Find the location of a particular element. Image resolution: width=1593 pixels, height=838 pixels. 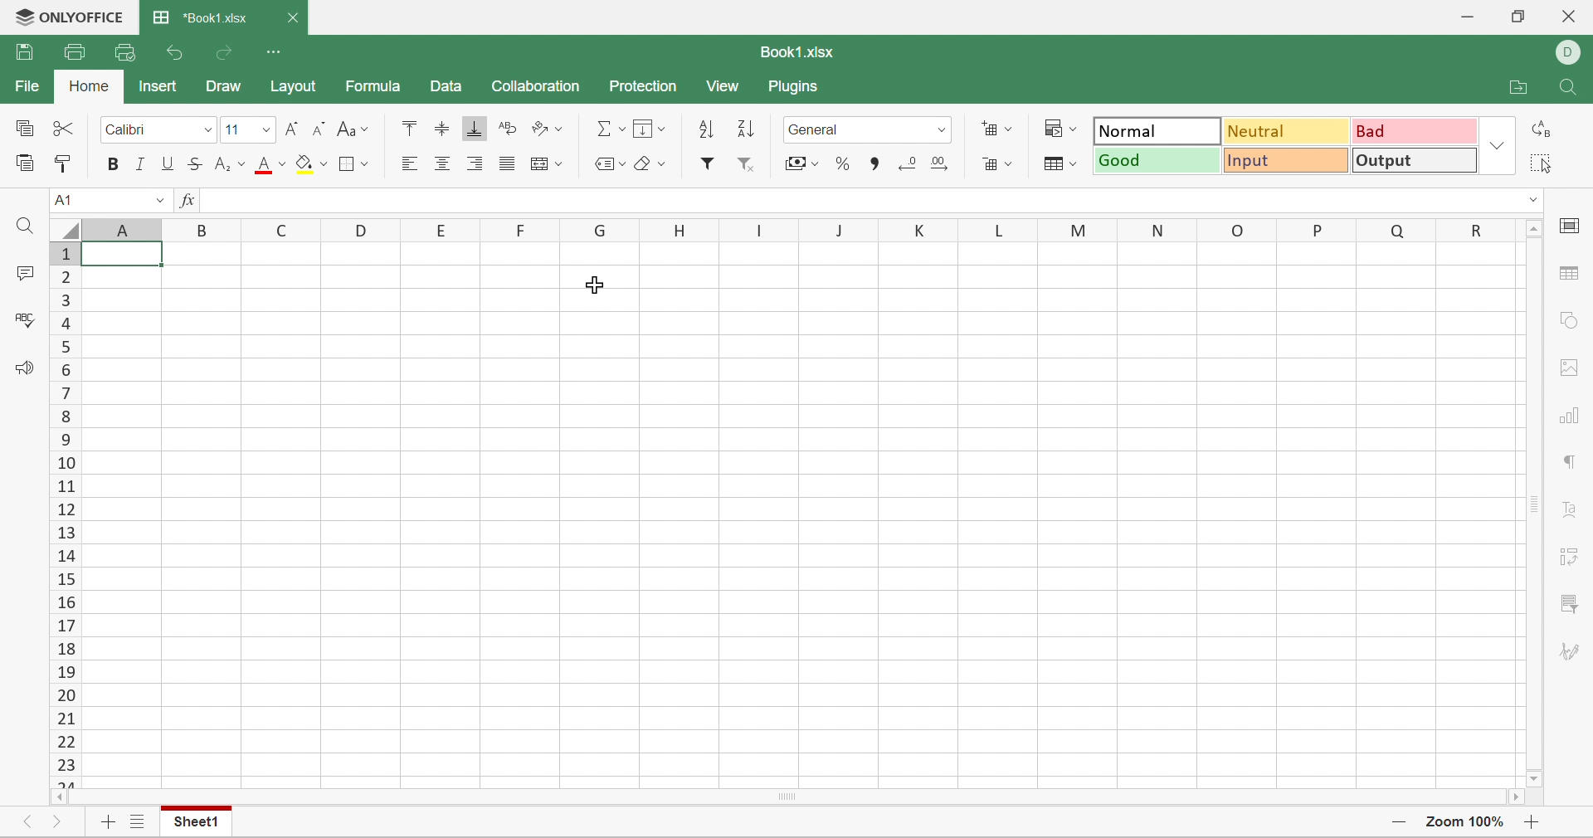

17 is located at coordinates (61, 625).